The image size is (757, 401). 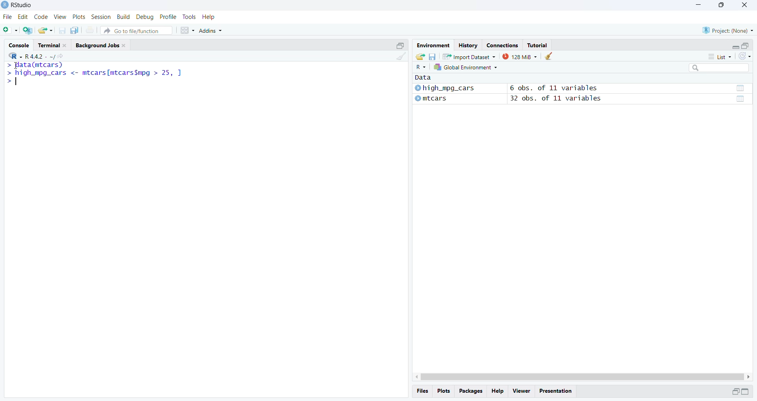 I want to click on minimize, so click(x=735, y=47).